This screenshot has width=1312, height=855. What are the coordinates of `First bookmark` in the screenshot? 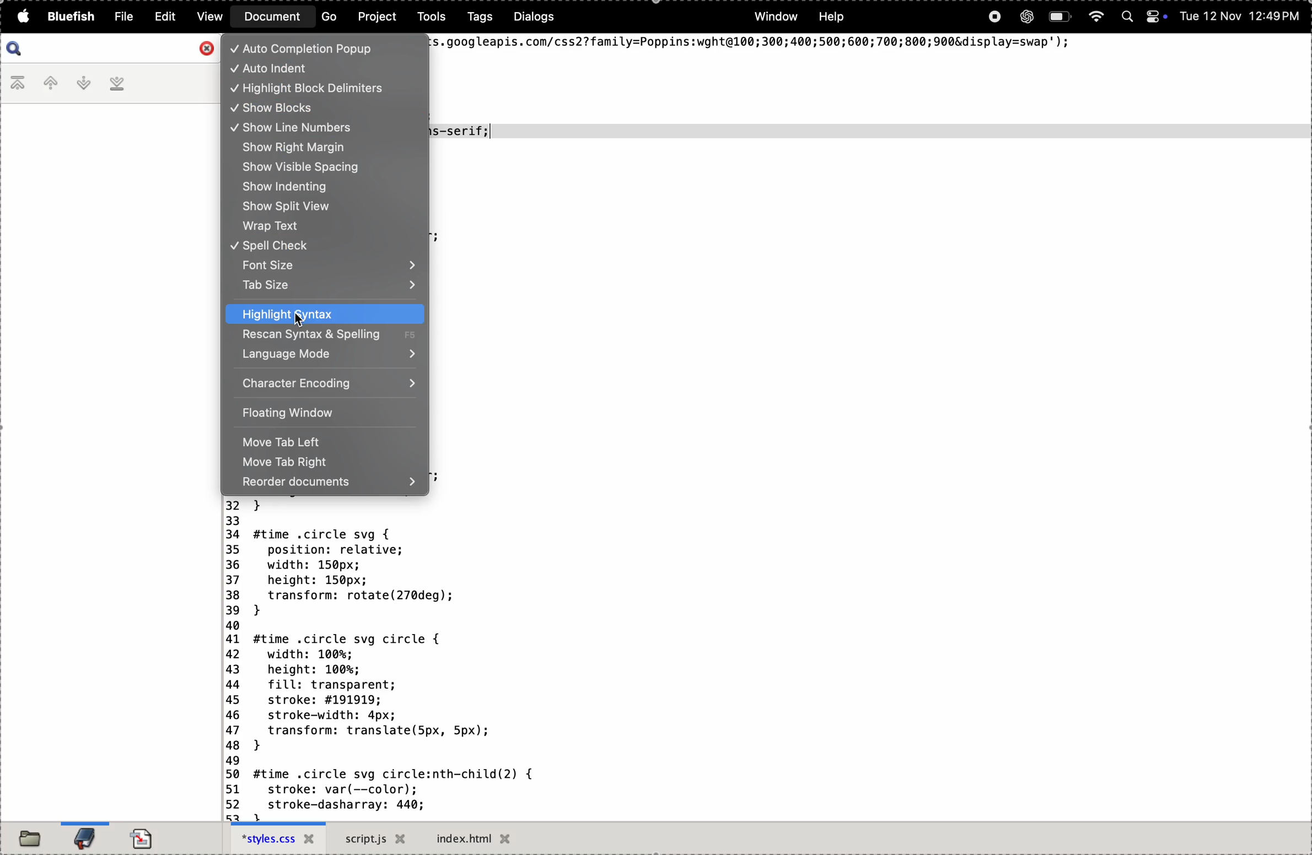 It's located at (18, 85).